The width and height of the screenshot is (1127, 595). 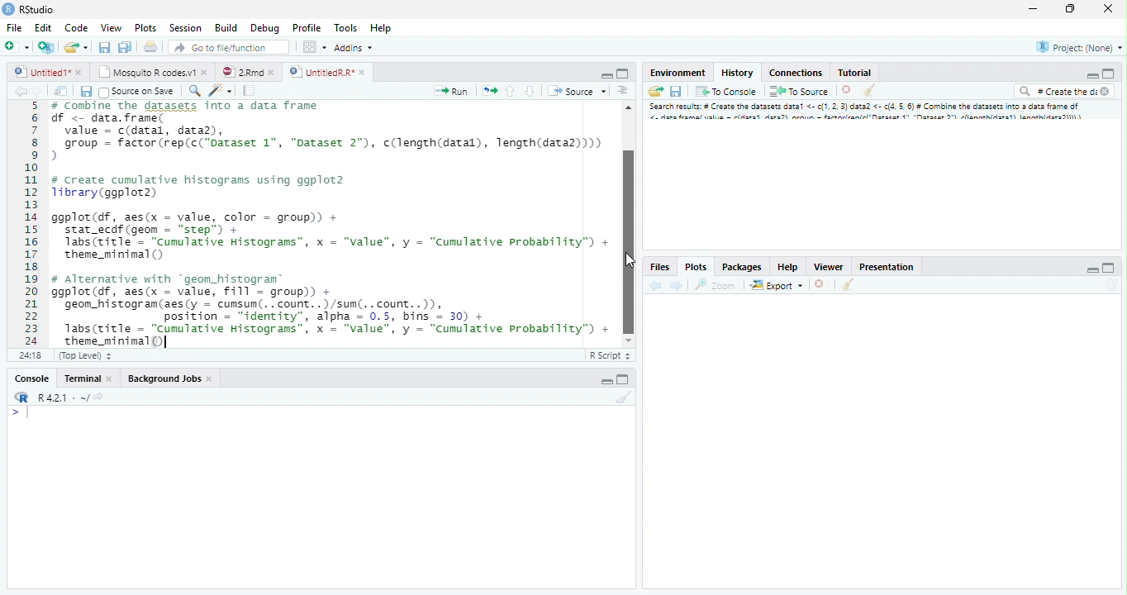 What do you see at coordinates (87, 354) in the screenshot?
I see `Top level` at bounding box center [87, 354].